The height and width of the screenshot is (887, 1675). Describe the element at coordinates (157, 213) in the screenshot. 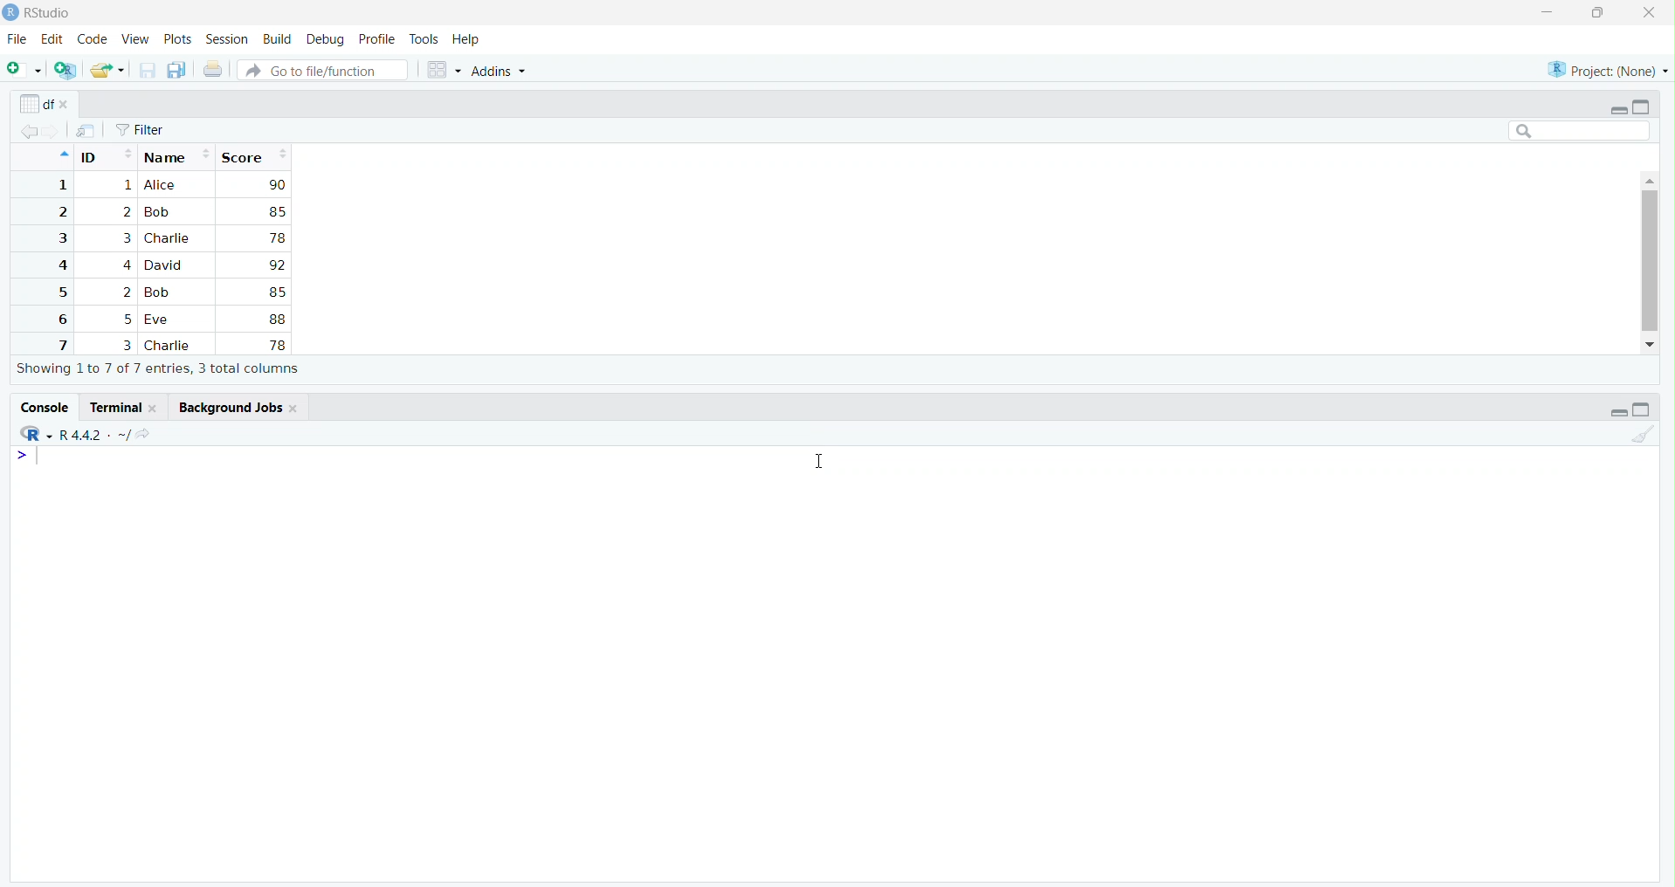

I see `Bob` at that location.